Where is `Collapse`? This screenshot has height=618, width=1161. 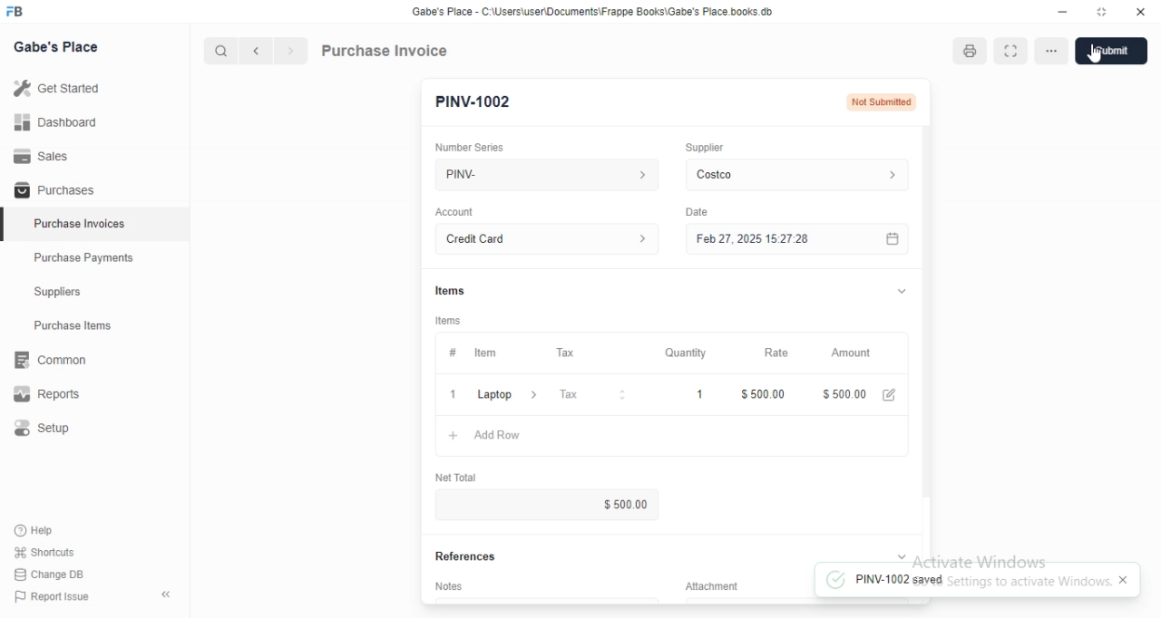
Collapse is located at coordinates (166, 594).